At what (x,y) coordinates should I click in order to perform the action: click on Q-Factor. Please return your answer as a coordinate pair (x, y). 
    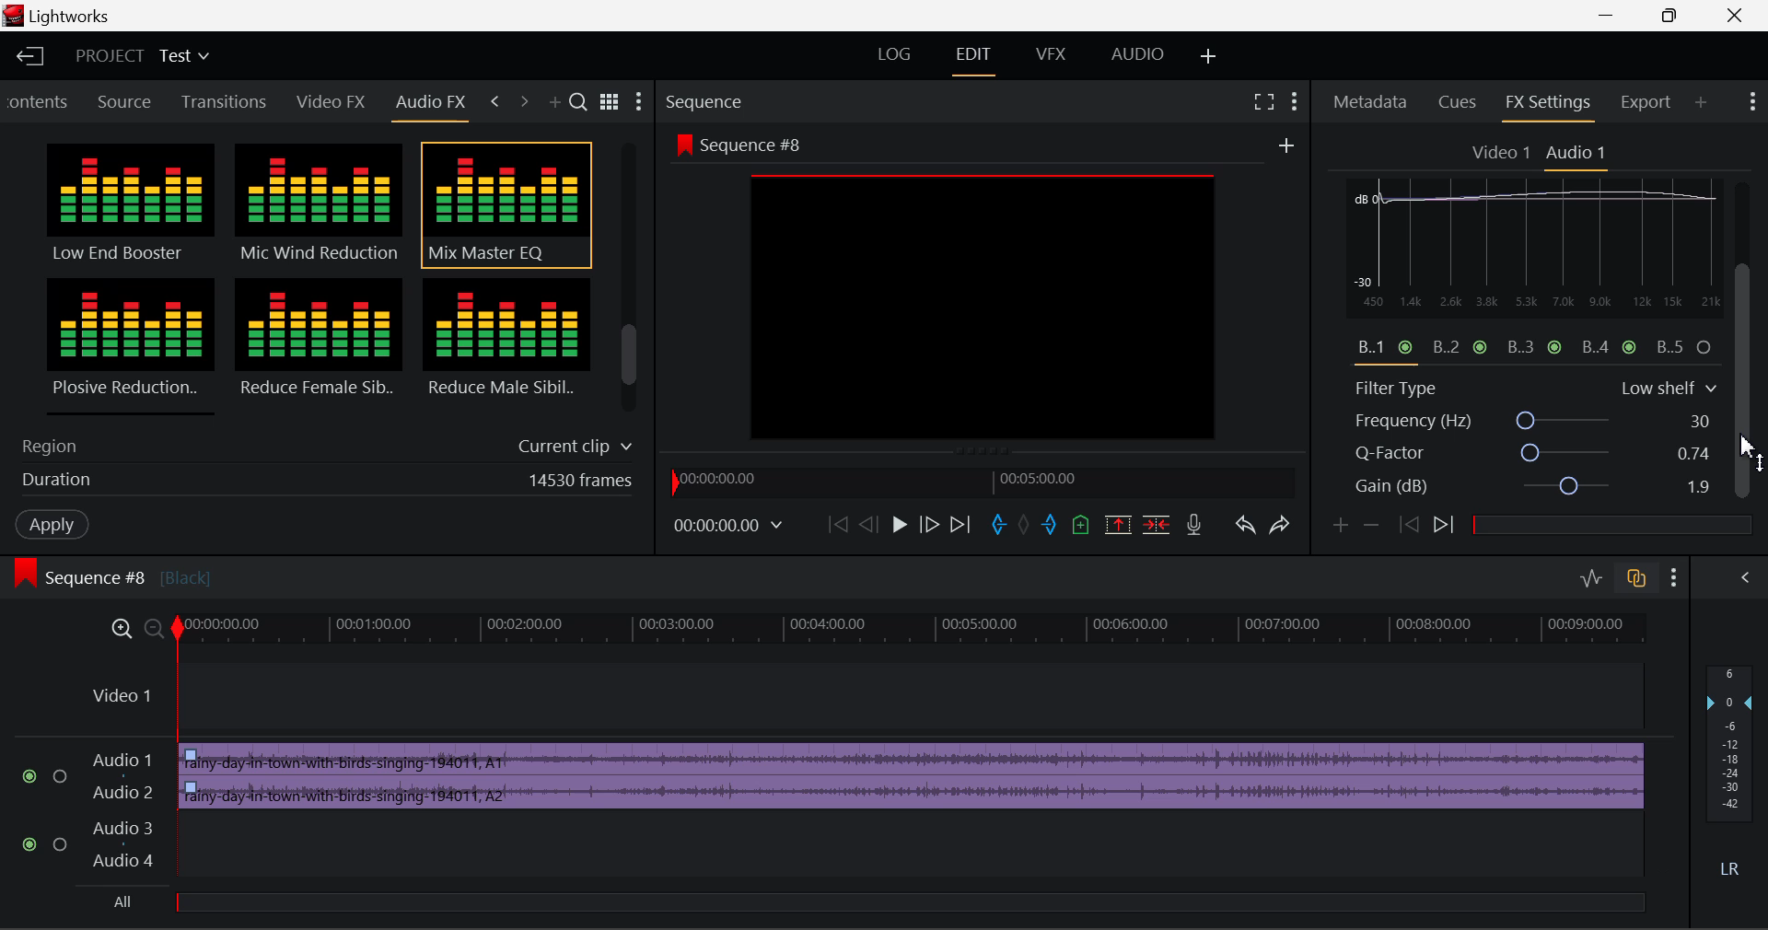
    Looking at the image, I should click on (1536, 454).